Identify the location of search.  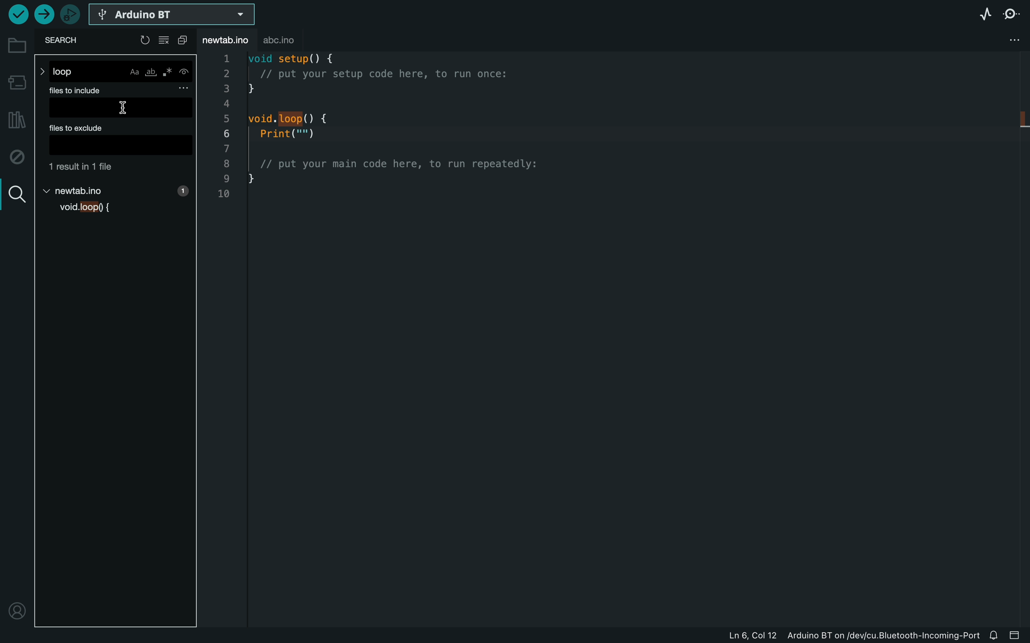
(66, 41).